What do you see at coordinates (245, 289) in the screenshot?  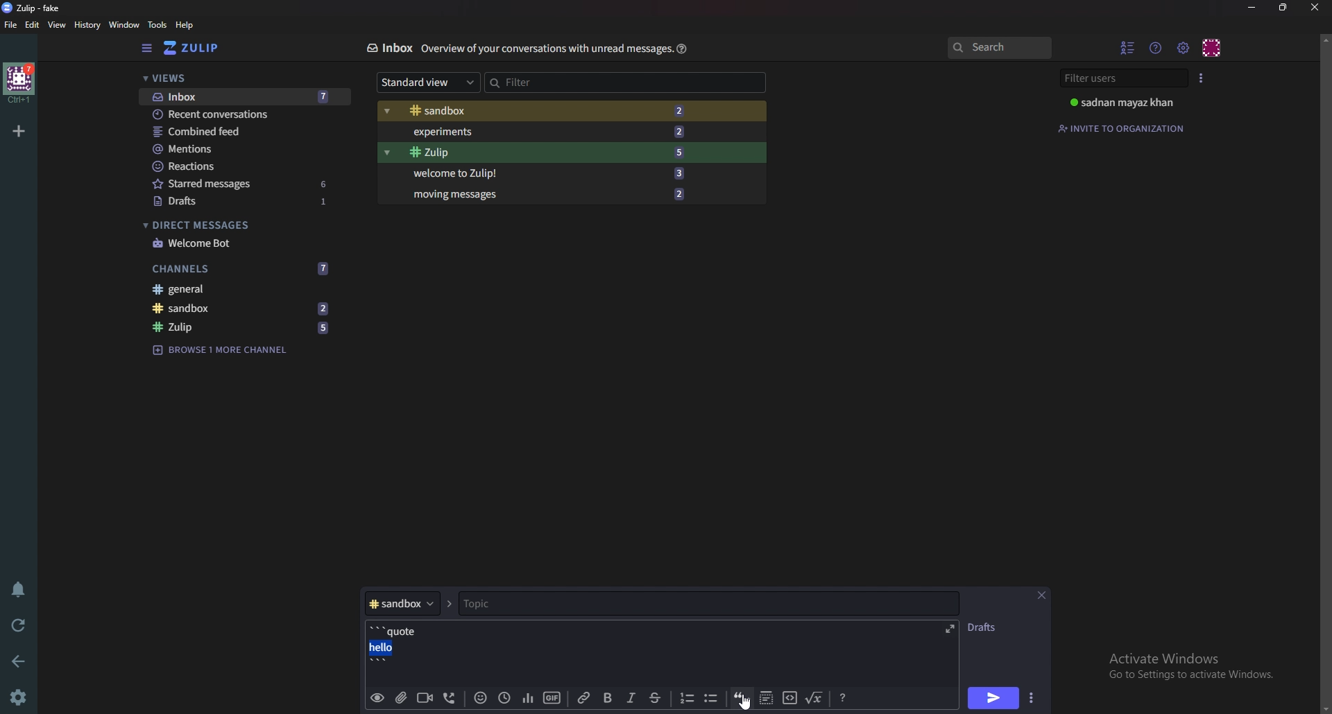 I see `# General` at bounding box center [245, 289].